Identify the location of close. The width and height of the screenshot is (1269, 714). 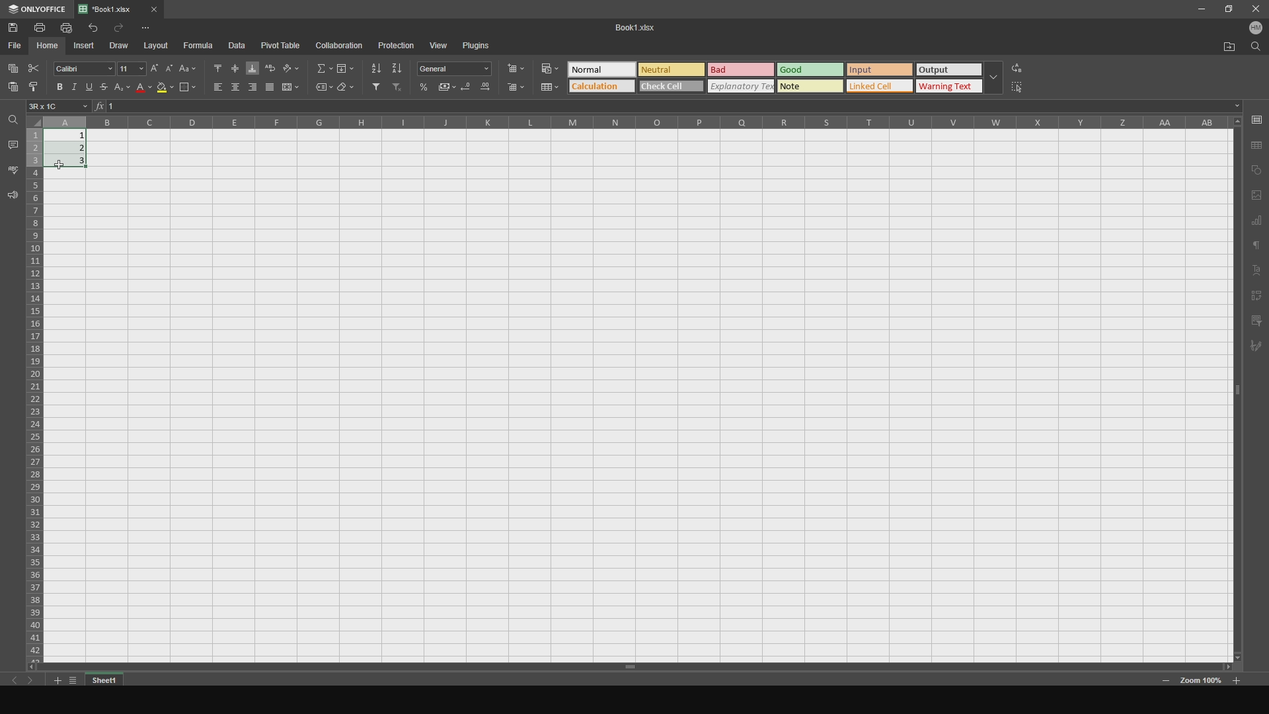
(1254, 10).